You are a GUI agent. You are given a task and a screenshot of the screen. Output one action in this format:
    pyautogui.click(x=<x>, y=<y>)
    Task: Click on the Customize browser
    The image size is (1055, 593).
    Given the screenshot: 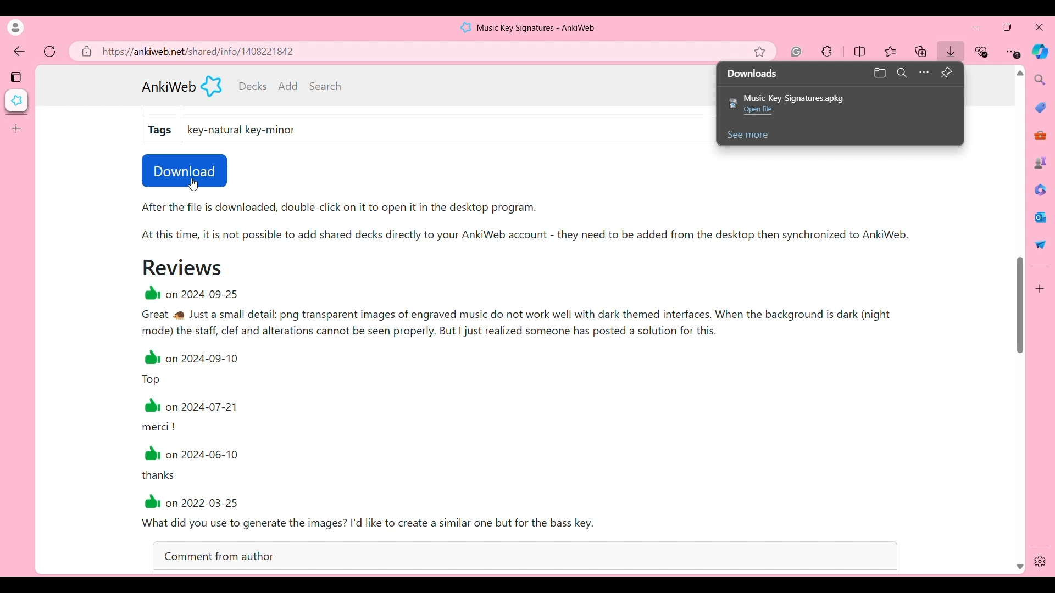 What is the action you would take?
    pyautogui.click(x=1040, y=289)
    